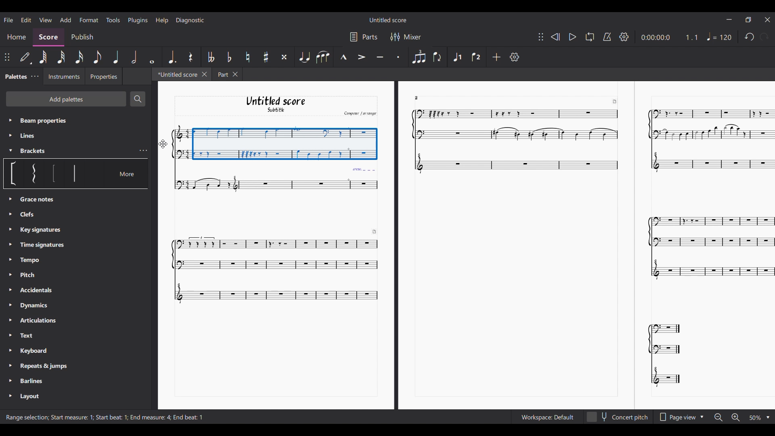 This screenshot has width=775, height=436. I want to click on Drop down, so click(703, 416).